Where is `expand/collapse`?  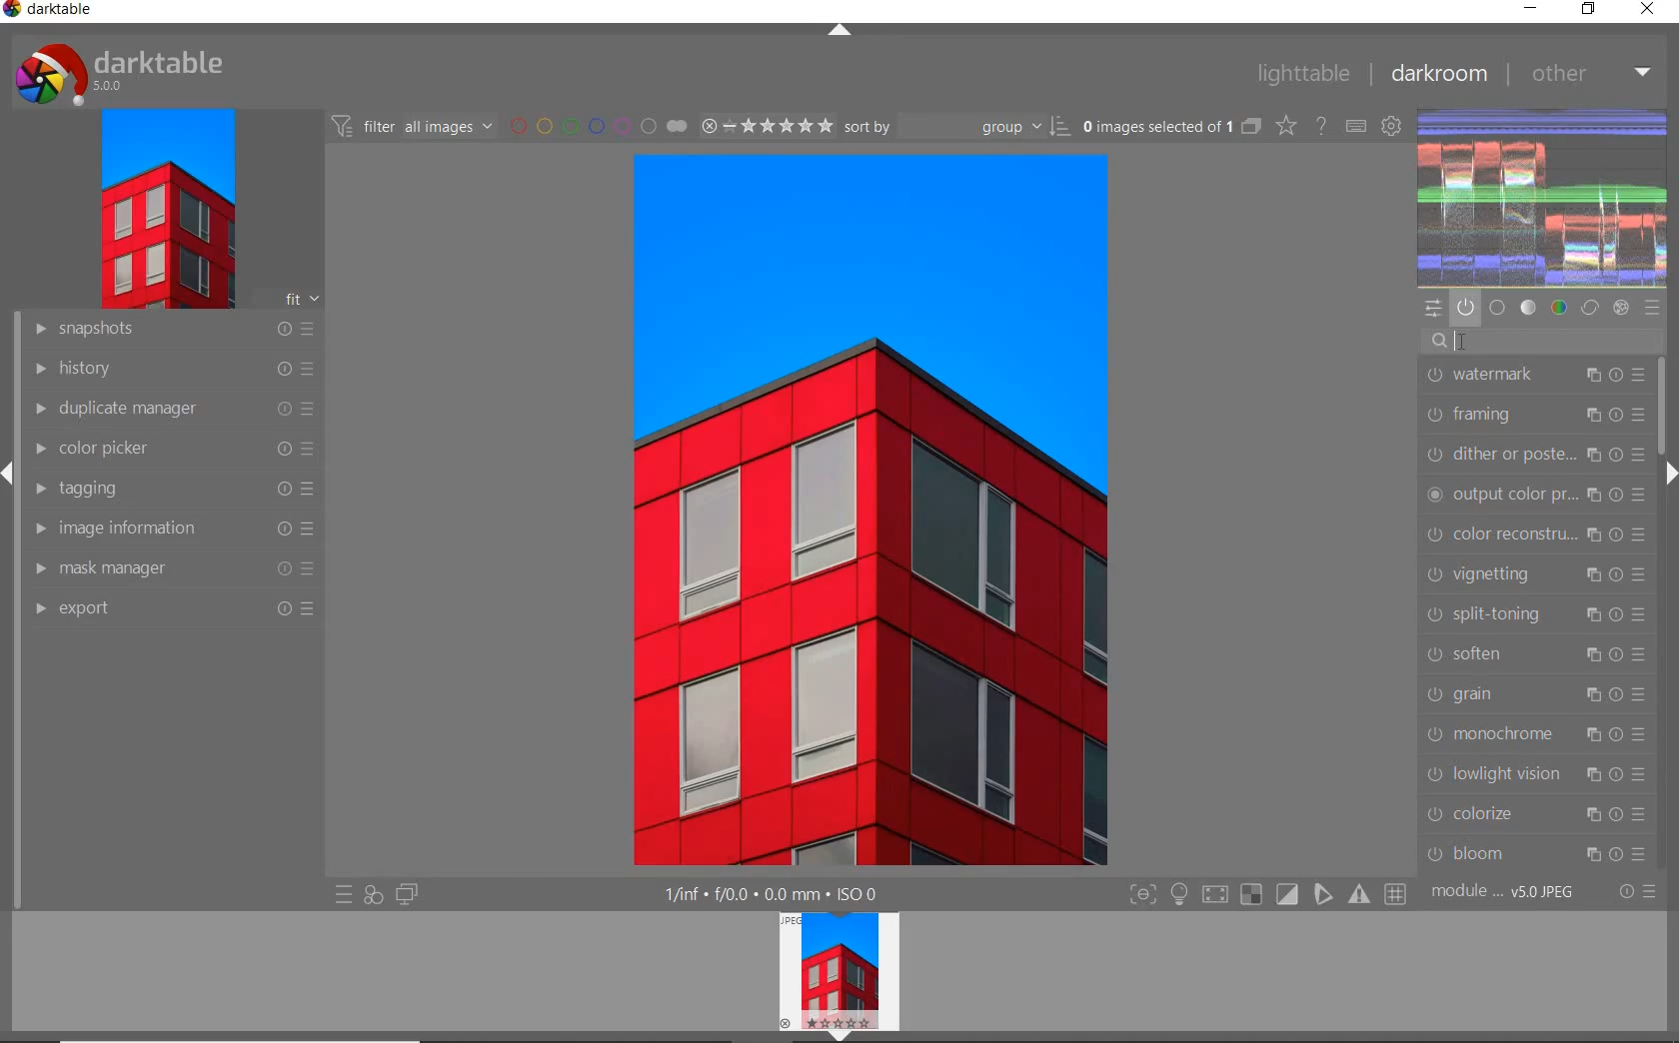
expand/collapse is located at coordinates (1669, 473).